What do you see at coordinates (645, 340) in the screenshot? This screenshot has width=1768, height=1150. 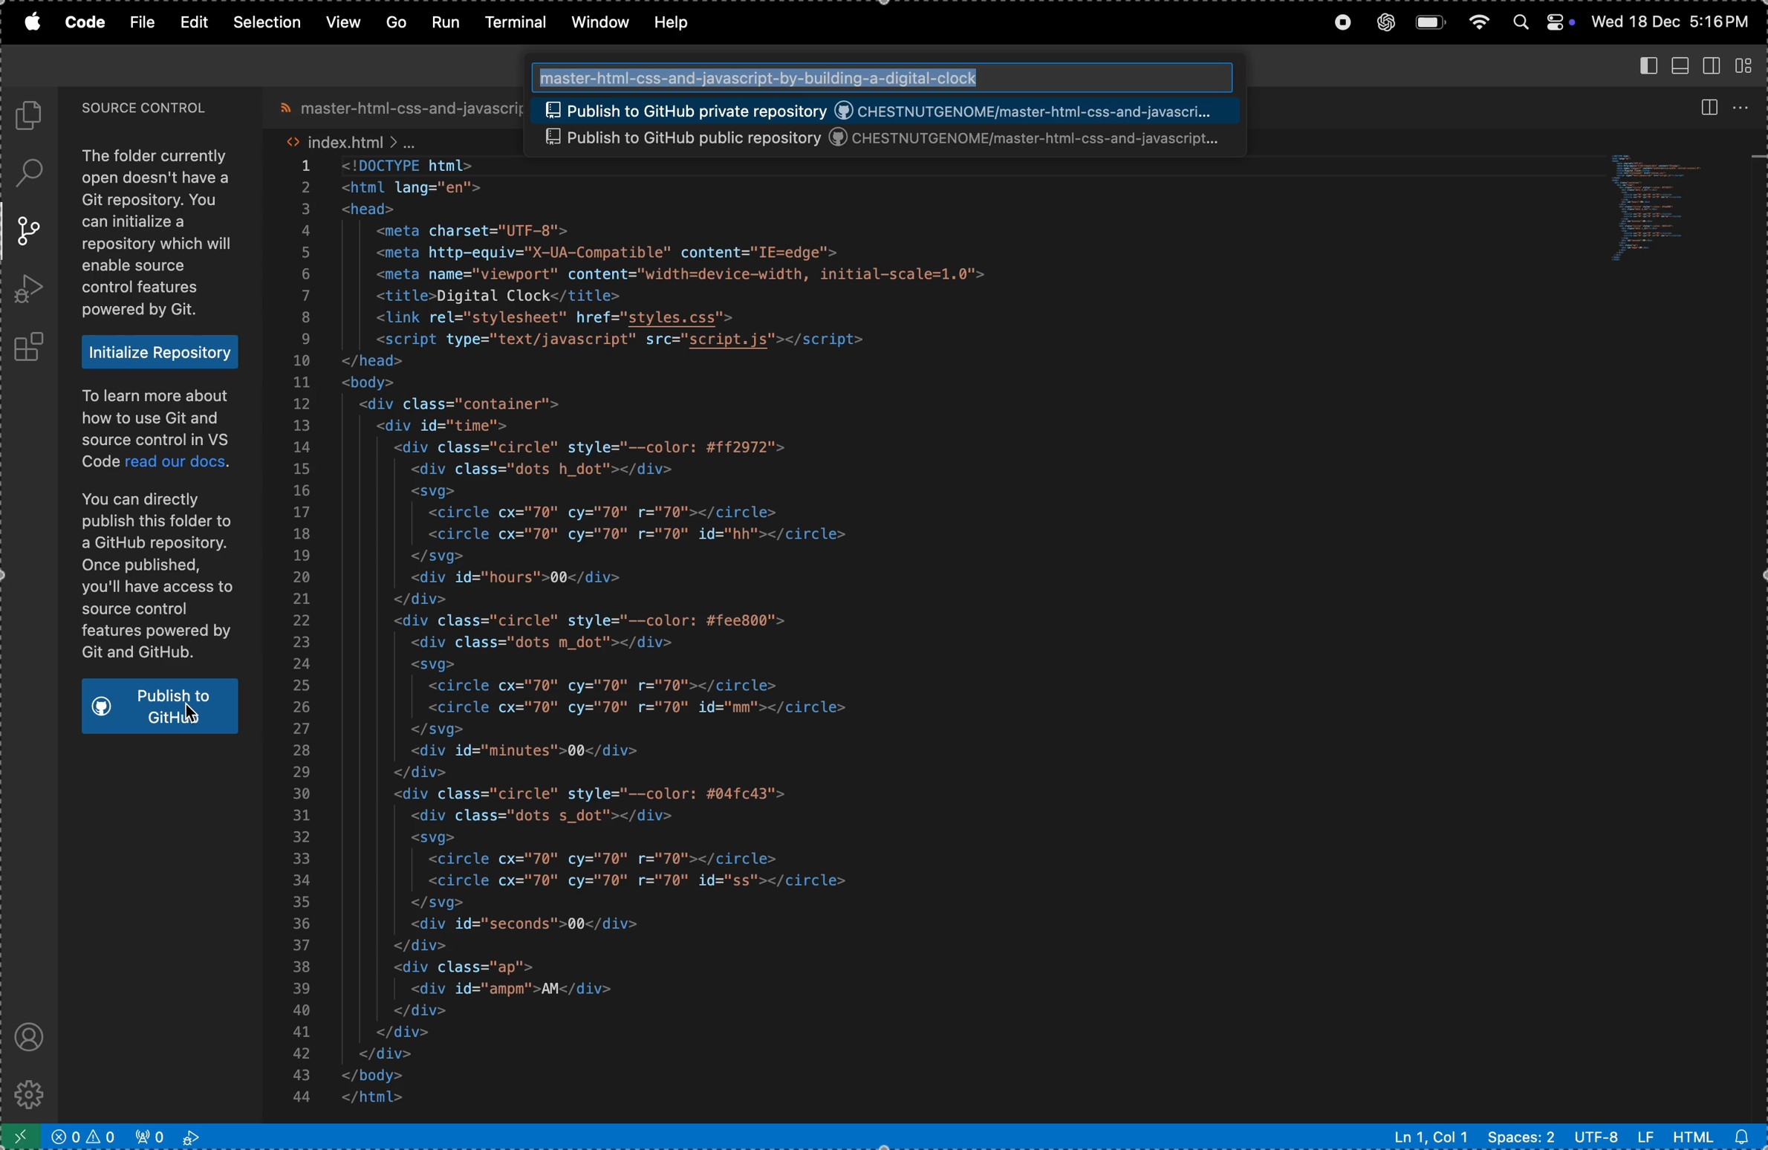 I see `<script type="text/javascript" src="script.js"></script>` at bounding box center [645, 340].